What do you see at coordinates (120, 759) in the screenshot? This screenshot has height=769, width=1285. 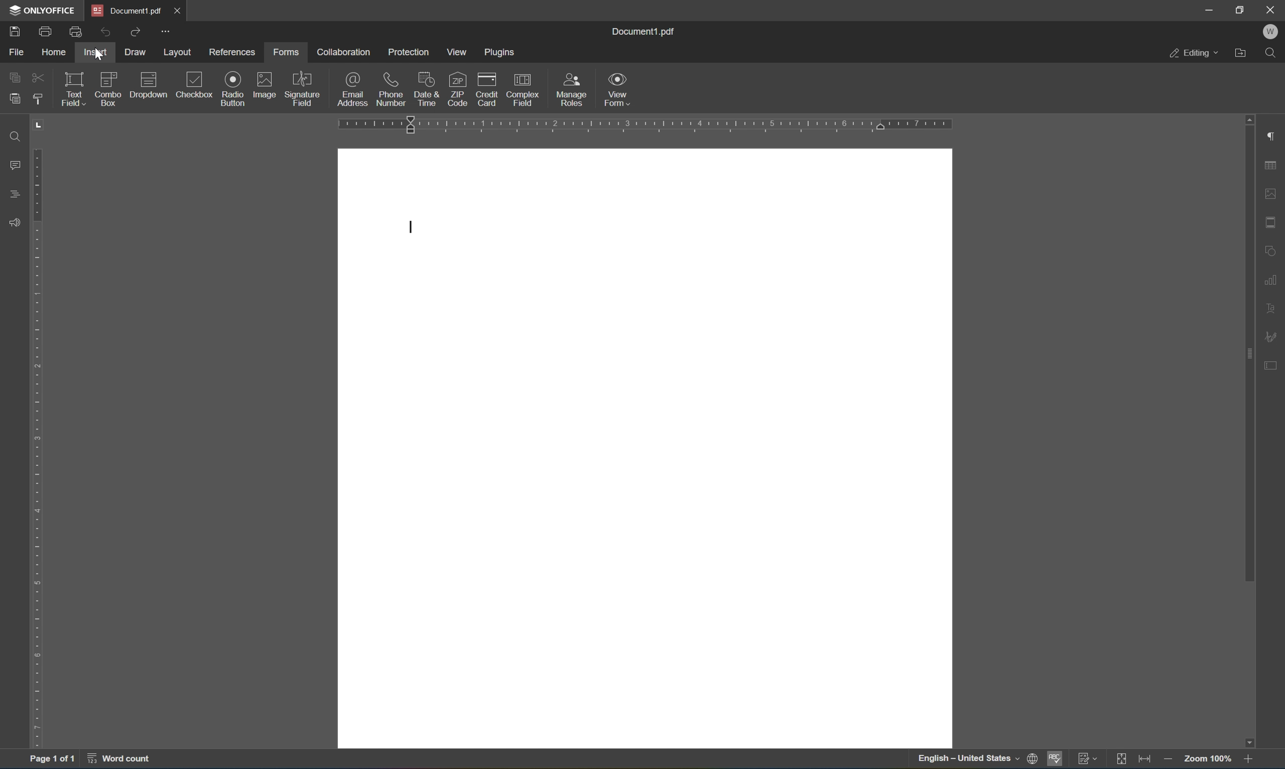 I see `word count` at bounding box center [120, 759].